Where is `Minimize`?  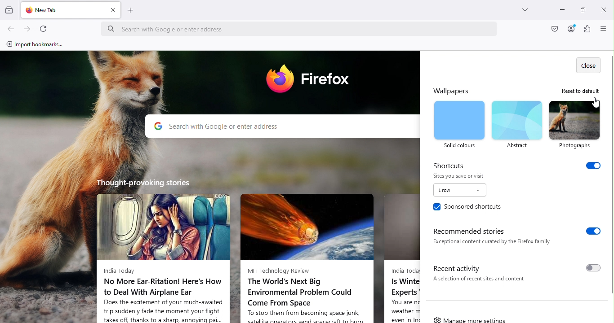 Minimize is located at coordinates (562, 9).